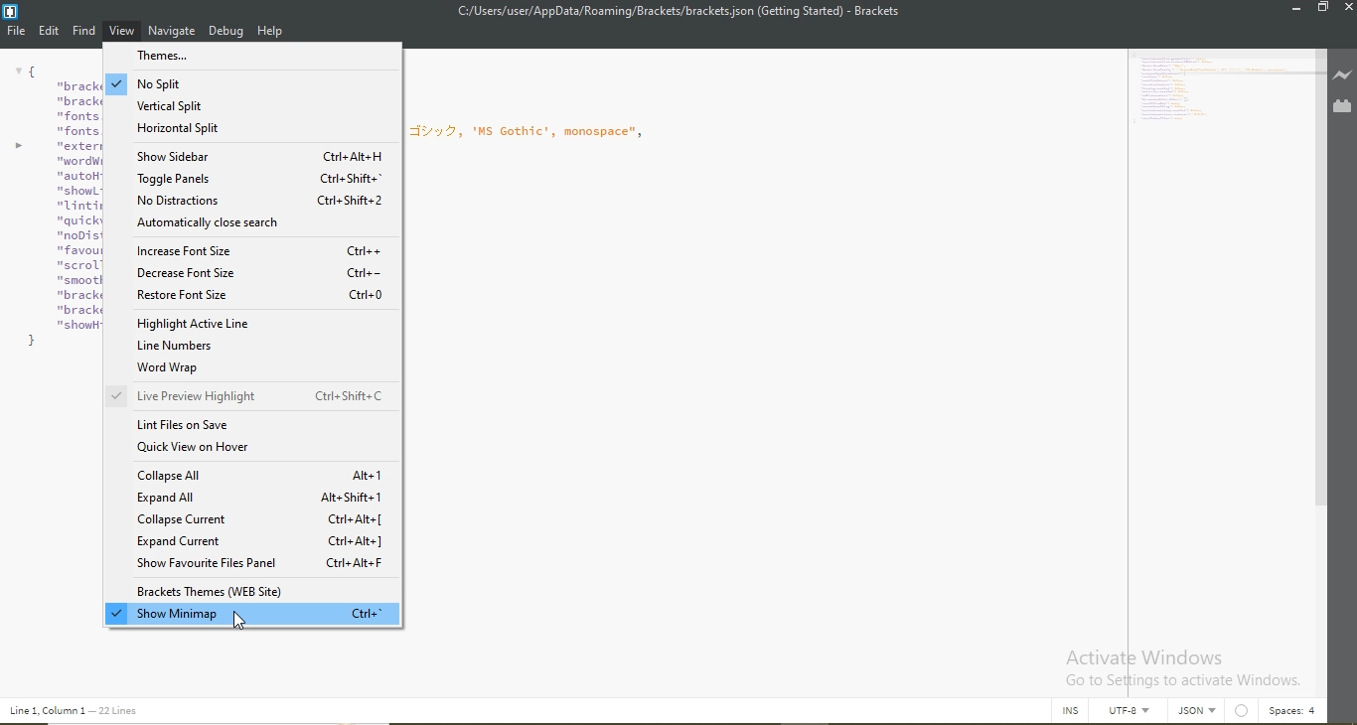 The image size is (1357, 725). What do you see at coordinates (260, 565) in the screenshot?
I see `show favourite files panel` at bounding box center [260, 565].